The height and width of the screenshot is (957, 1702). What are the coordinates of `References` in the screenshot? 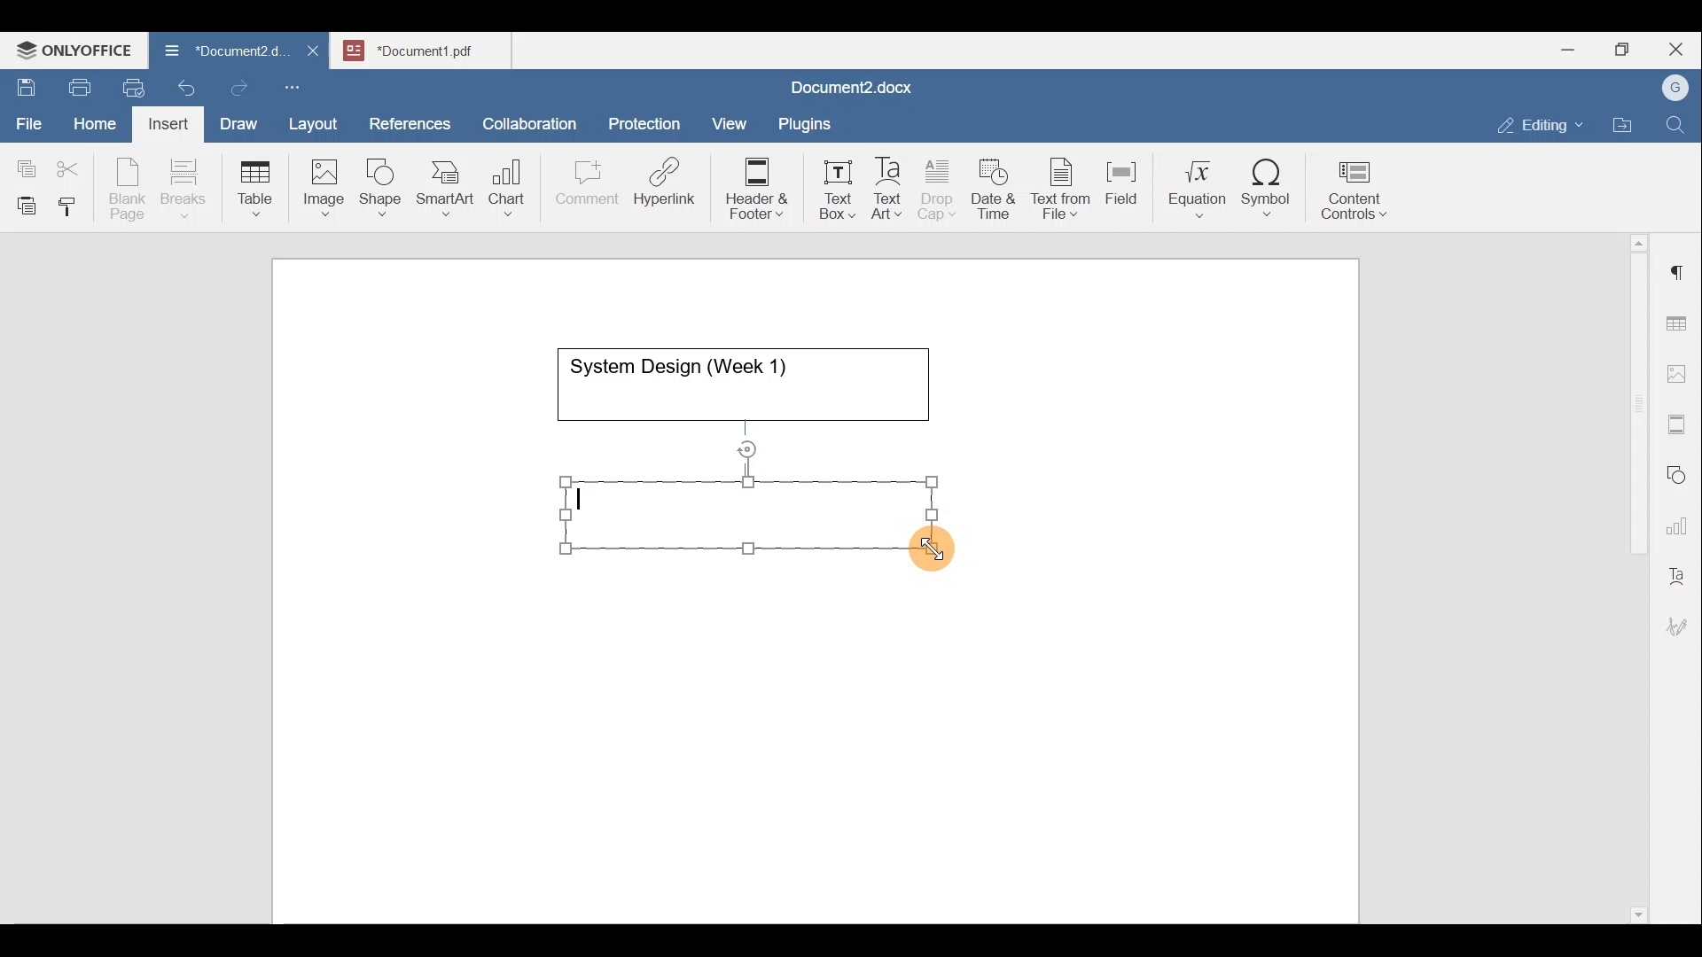 It's located at (409, 121).